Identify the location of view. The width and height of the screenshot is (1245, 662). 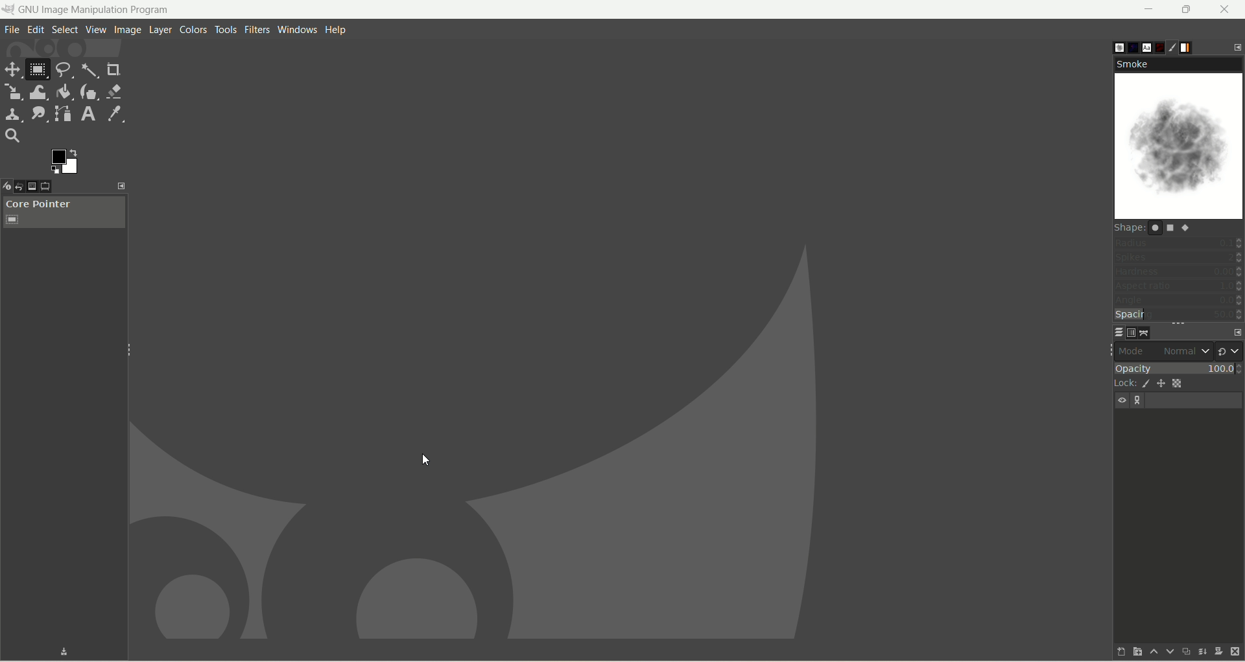
(95, 30).